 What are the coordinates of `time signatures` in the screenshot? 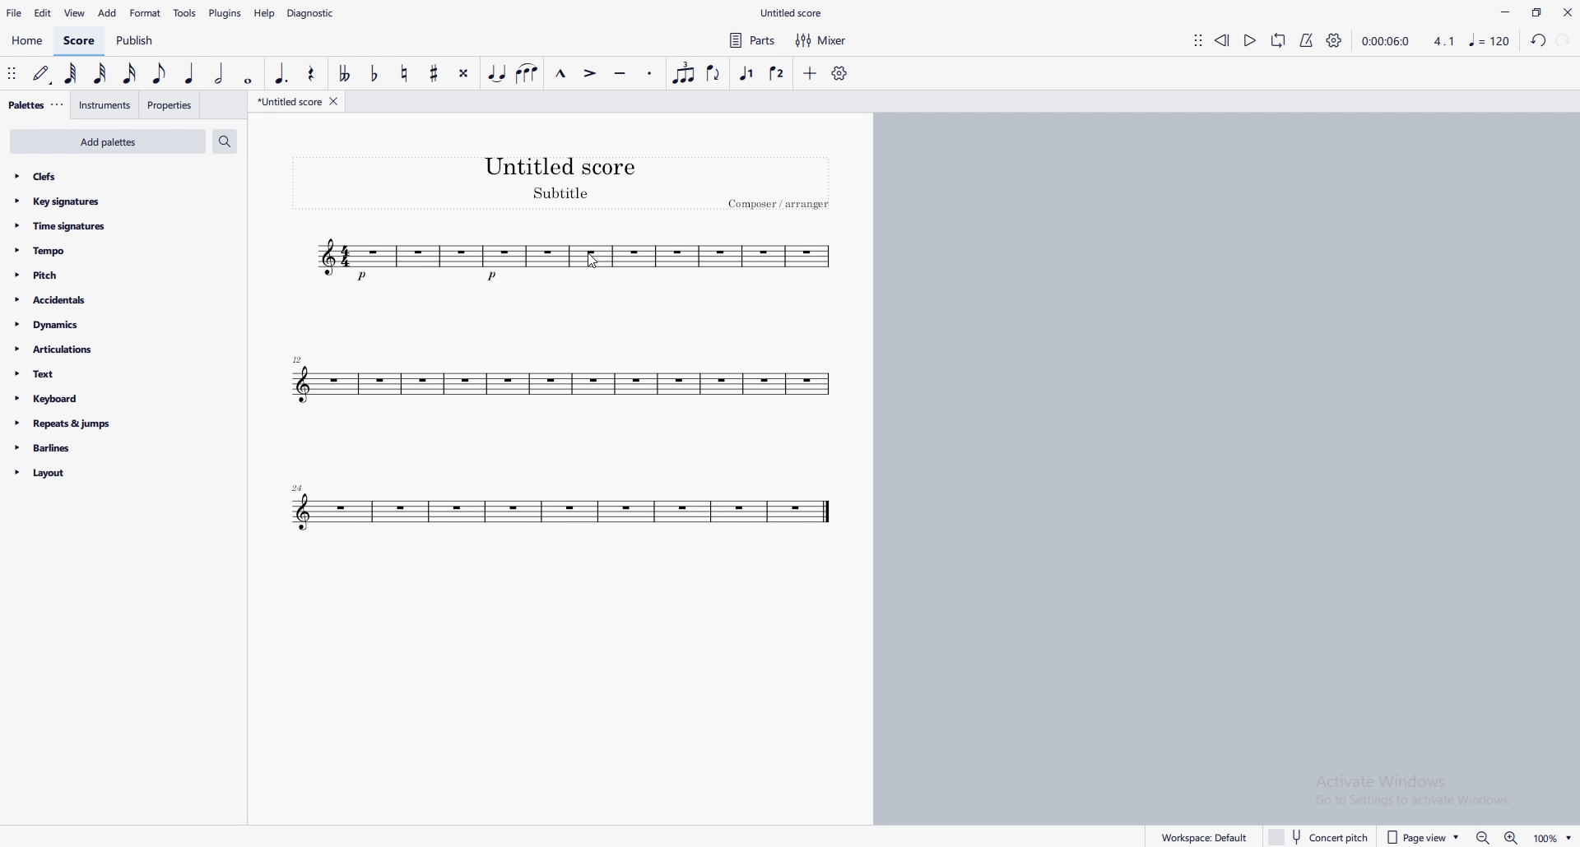 It's located at (107, 226).